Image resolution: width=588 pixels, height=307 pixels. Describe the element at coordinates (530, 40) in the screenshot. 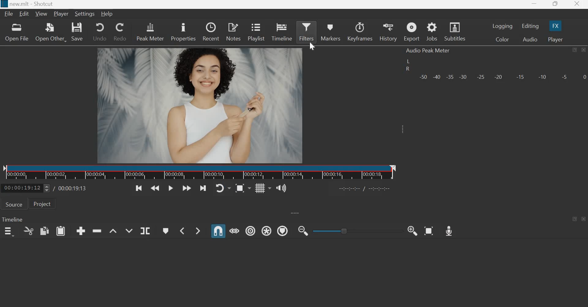

I see `Audio` at that location.